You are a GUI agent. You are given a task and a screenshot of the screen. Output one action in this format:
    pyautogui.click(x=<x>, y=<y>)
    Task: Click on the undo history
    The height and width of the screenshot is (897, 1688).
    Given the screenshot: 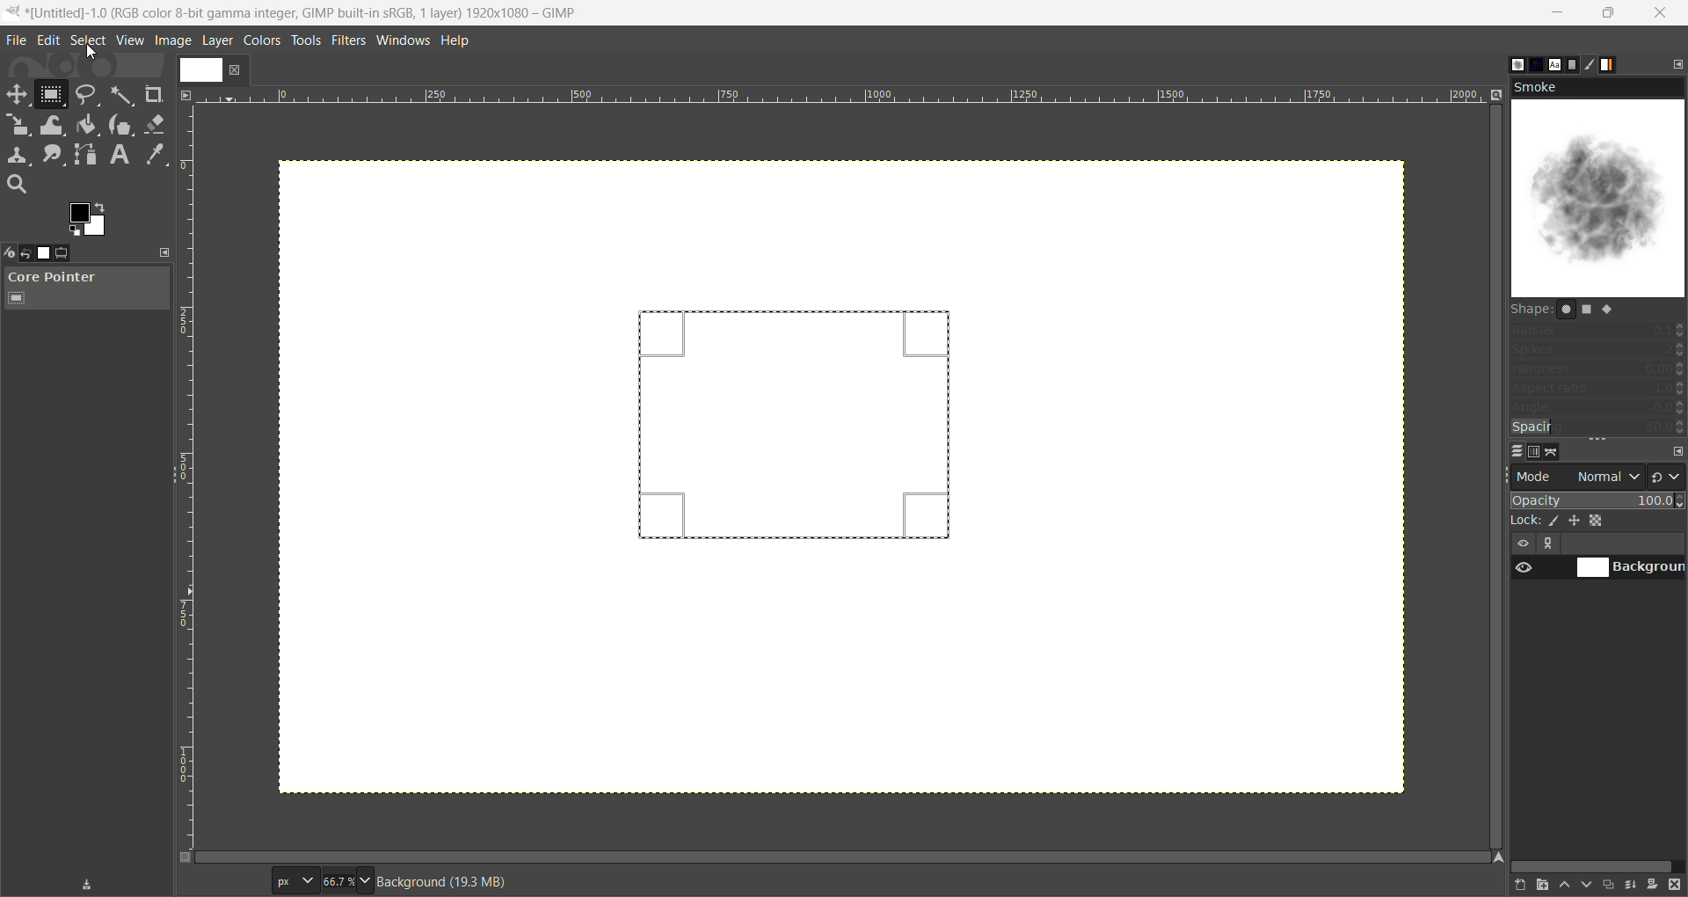 What is the action you would take?
    pyautogui.click(x=25, y=255)
    